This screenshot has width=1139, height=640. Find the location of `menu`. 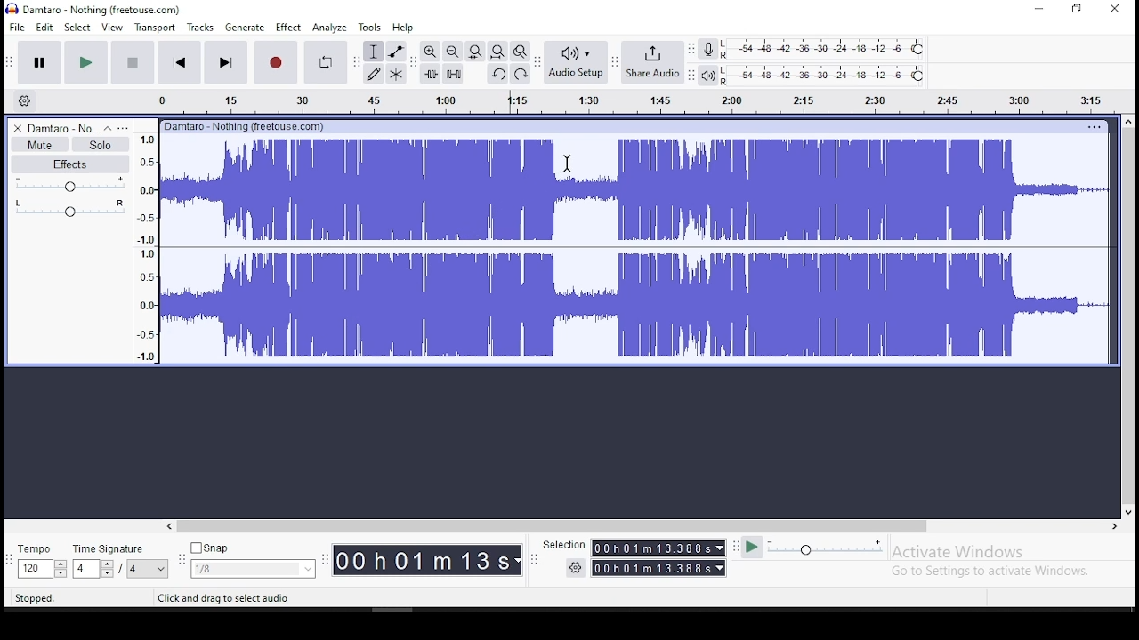

menu is located at coordinates (254, 569).